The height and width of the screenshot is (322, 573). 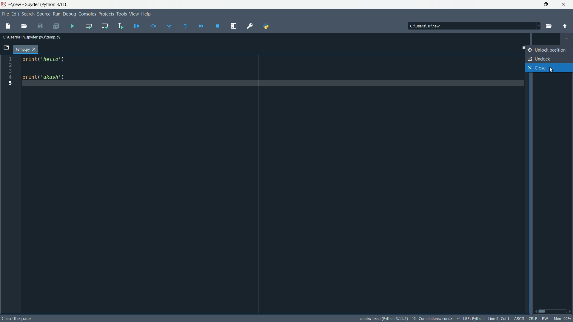 What do you see at coordinates (384, 318) in the screenshot?
I see `interpreter` at bounding box center [384, 318].